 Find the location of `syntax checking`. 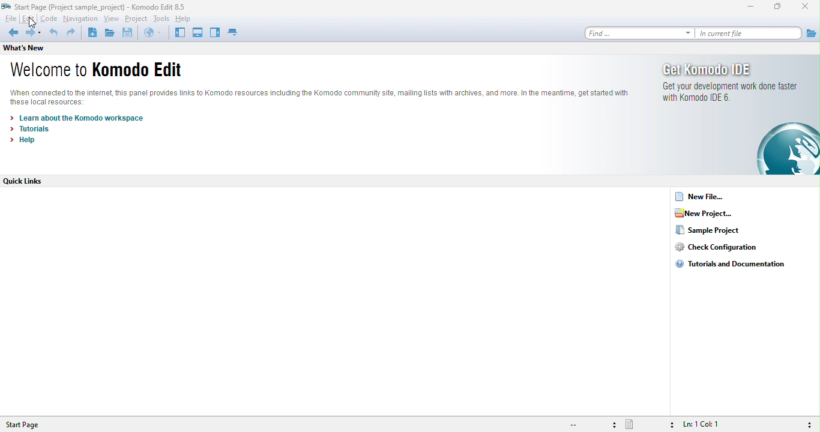

syntax checking is located at coordinates (807, 424).